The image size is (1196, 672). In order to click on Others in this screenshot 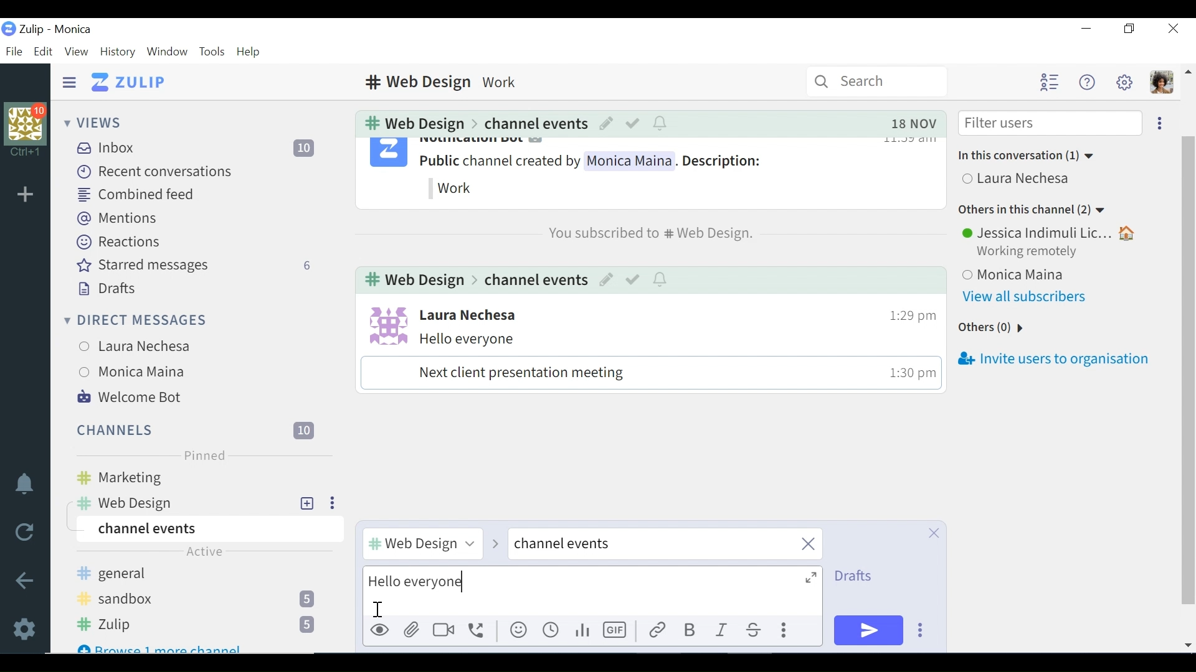, I will do `click(990, 329)`.